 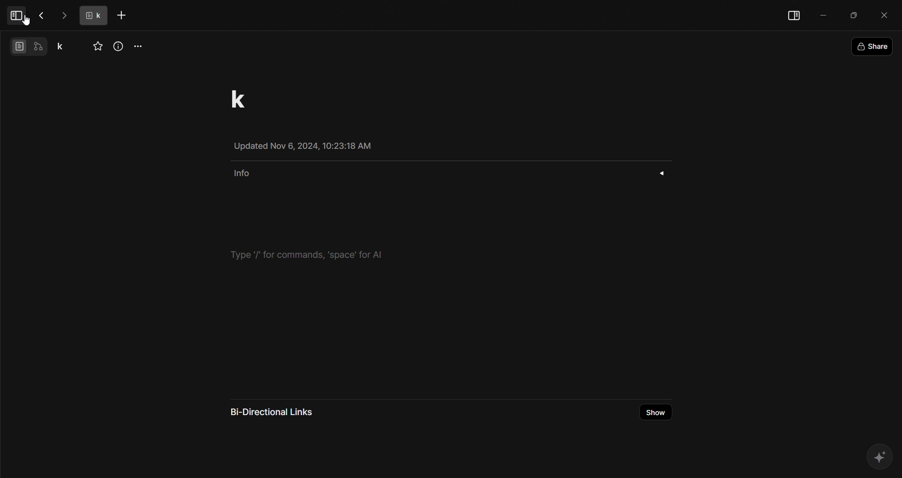 What do you see at coordinates (308, 145) in the screenshot?
I see `Updated Nov 6, 2024, 10:23:18 AM` at bounding box center [308, 145].